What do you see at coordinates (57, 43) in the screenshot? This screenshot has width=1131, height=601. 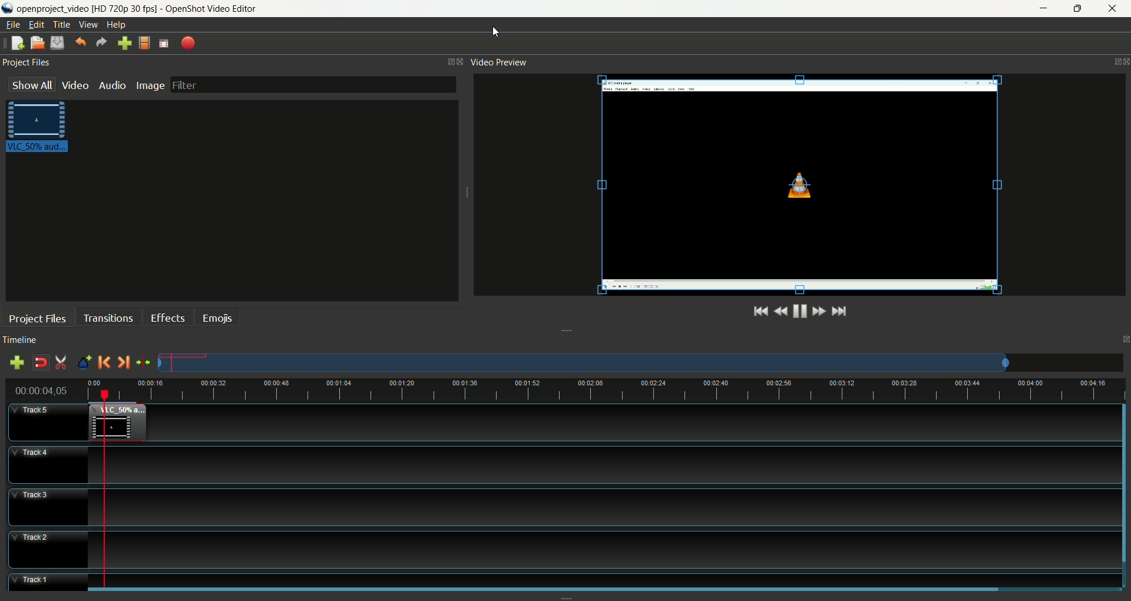 I see `save project` at bounding box center [57, 43].